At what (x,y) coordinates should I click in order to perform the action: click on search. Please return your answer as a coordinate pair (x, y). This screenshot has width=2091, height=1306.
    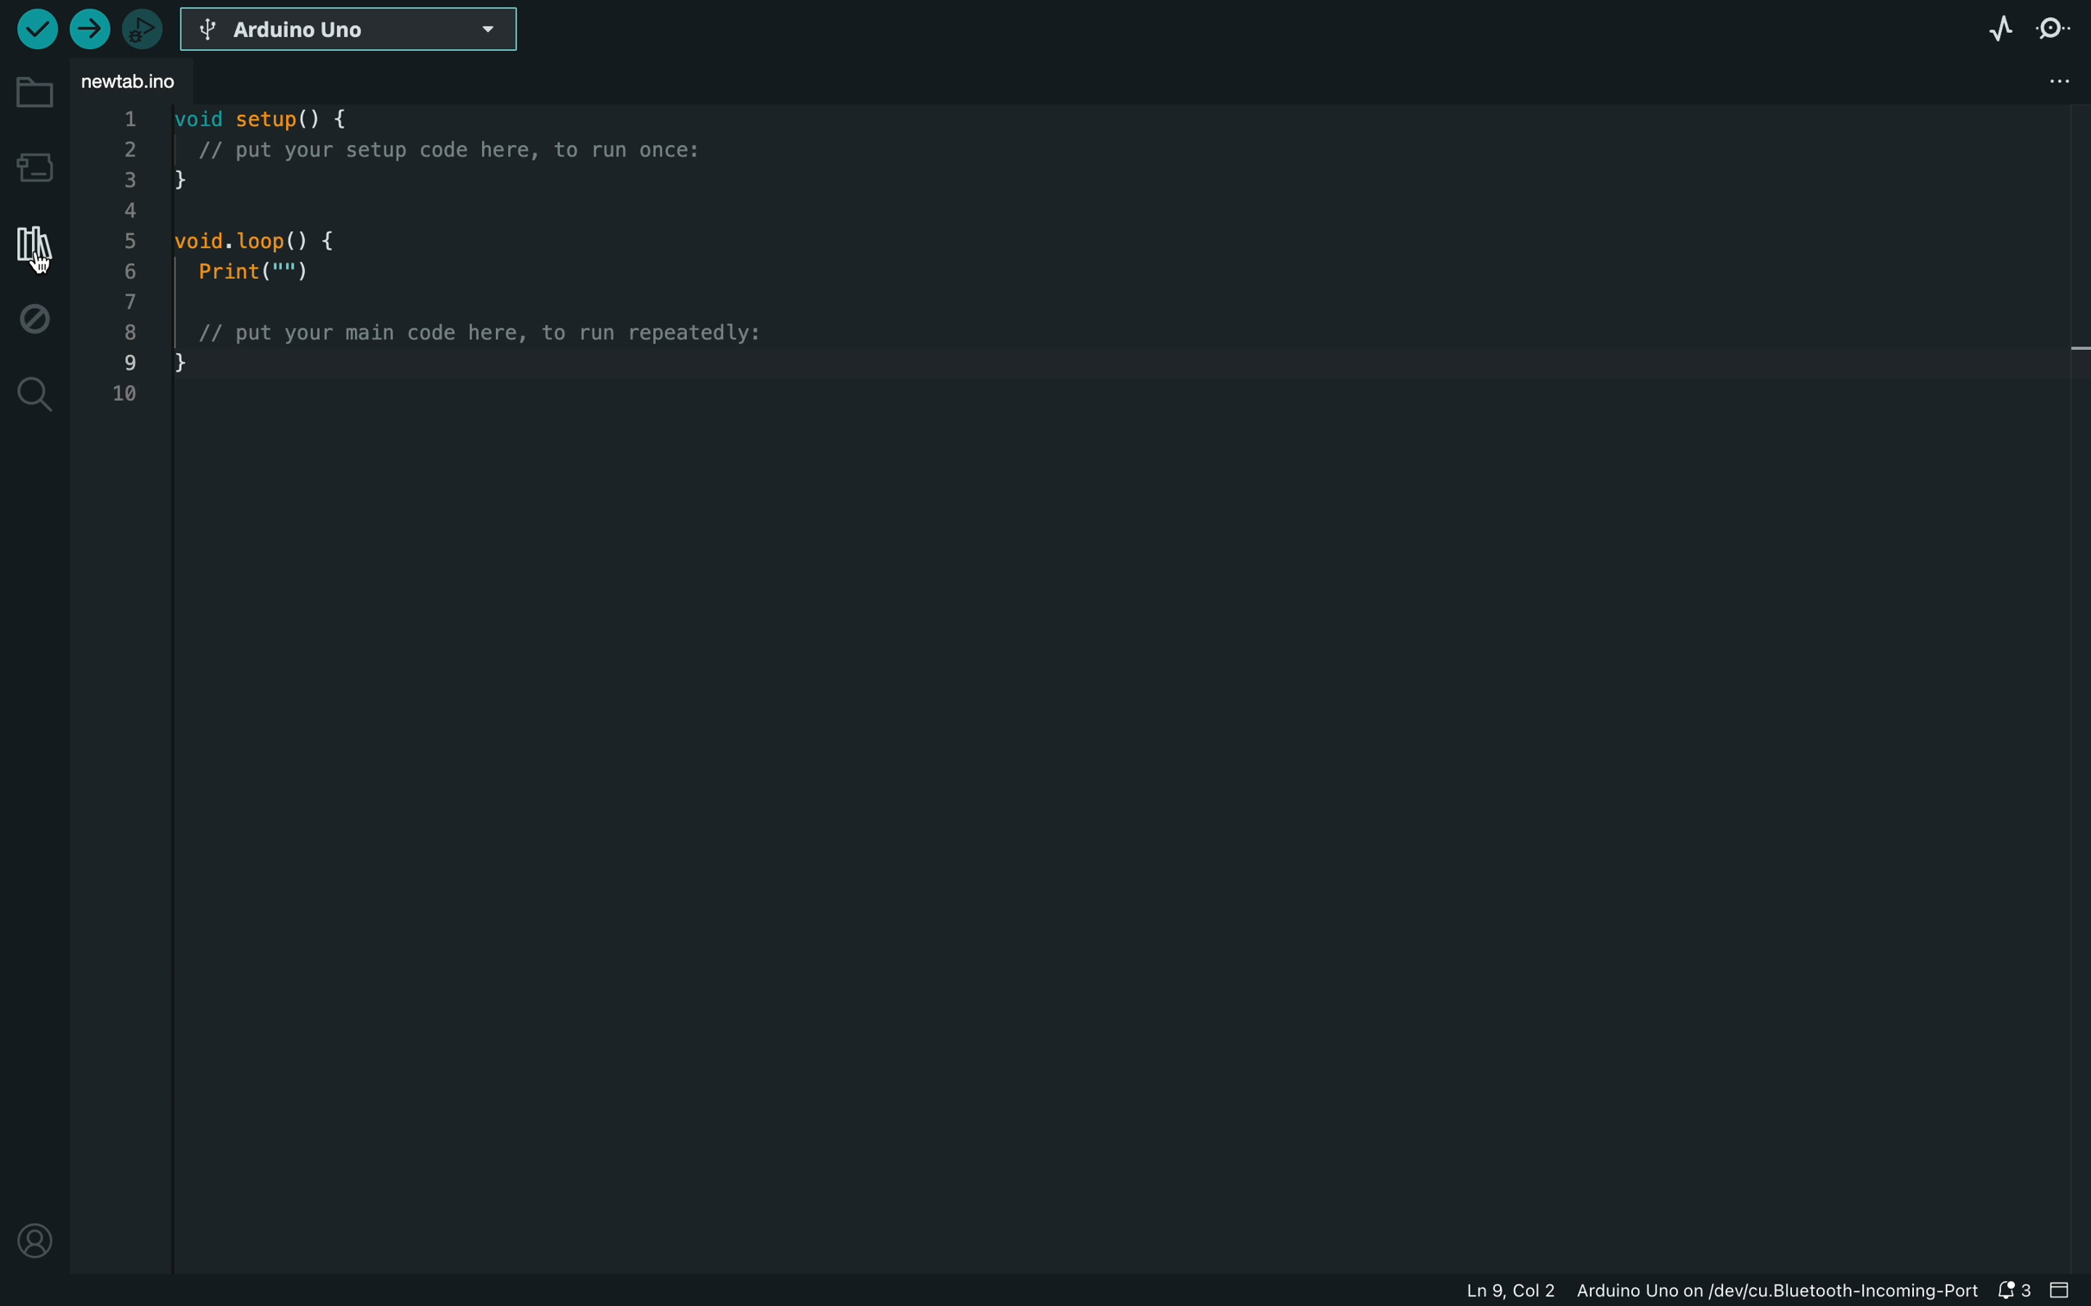
    Looking at the image, I should click on (32, 396).